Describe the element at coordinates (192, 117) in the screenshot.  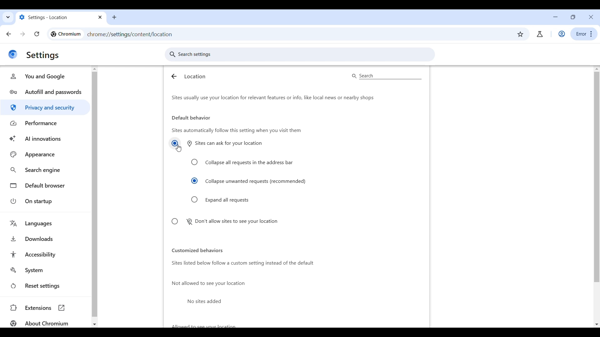
I see `default behavior` at that location.